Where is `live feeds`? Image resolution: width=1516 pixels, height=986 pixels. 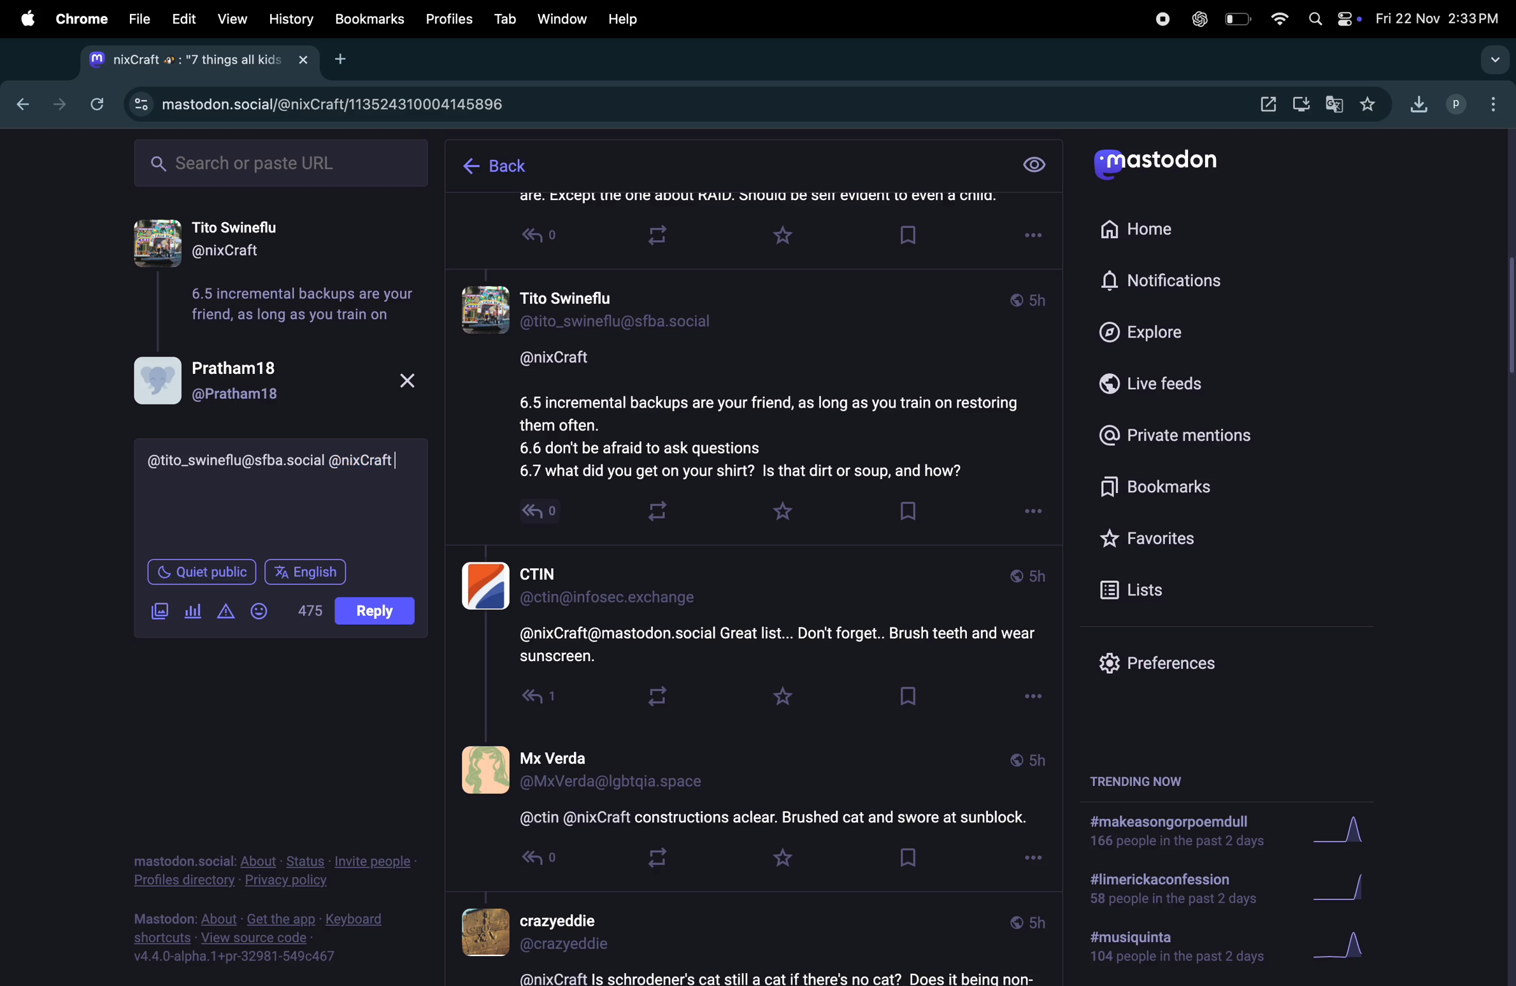 live feeds is located at coordinates (1173, 387).